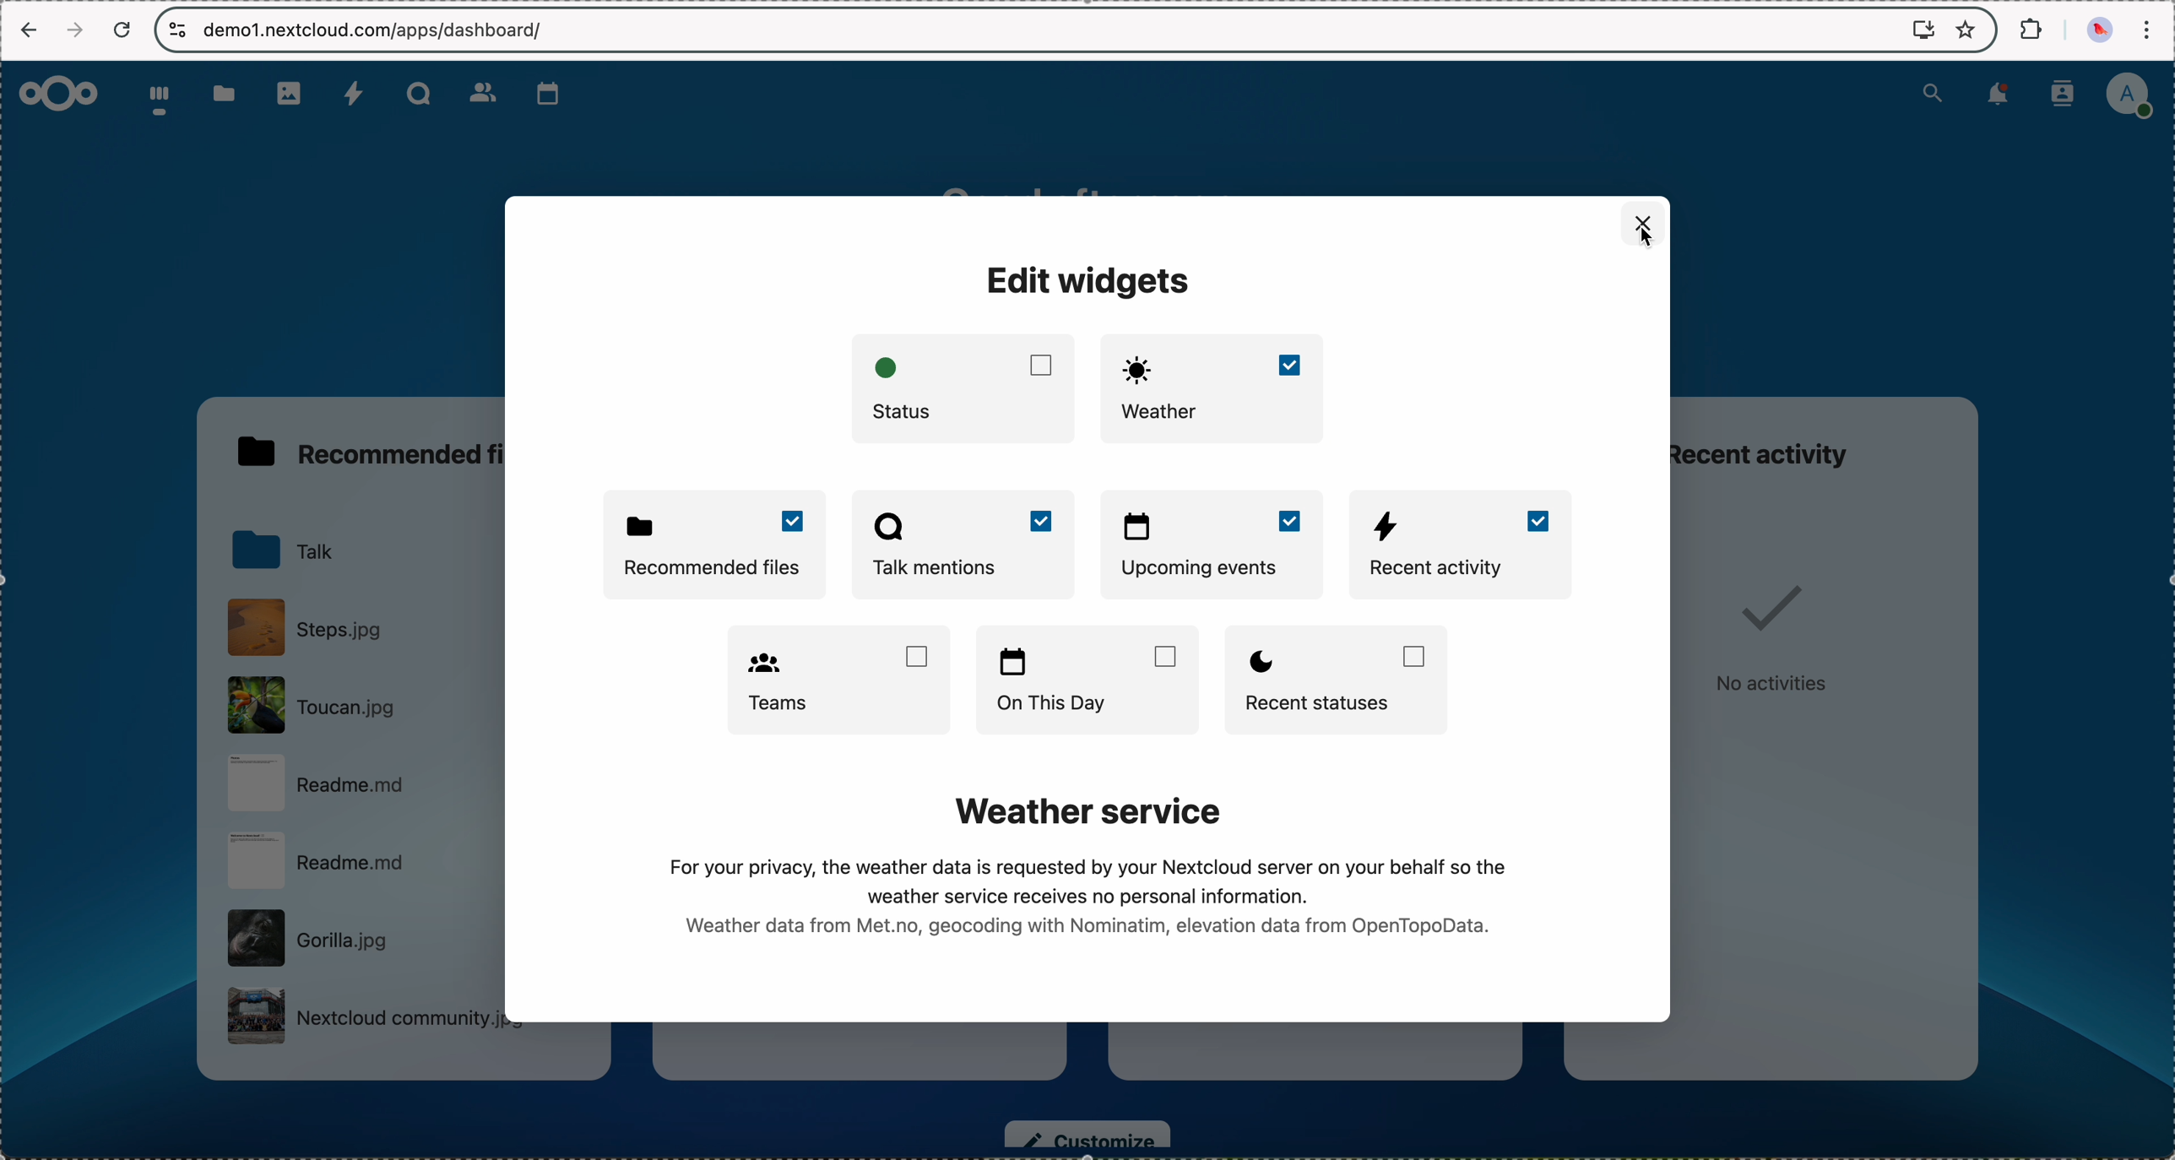 The width and height of the screenshot is (2175, 1160). Describe the element at coordinates (838, 680) in the screenshot. I see `Teams` at that location.